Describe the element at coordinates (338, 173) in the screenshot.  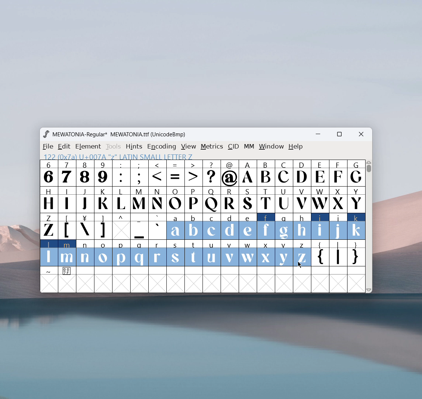
I see `F` at that location.